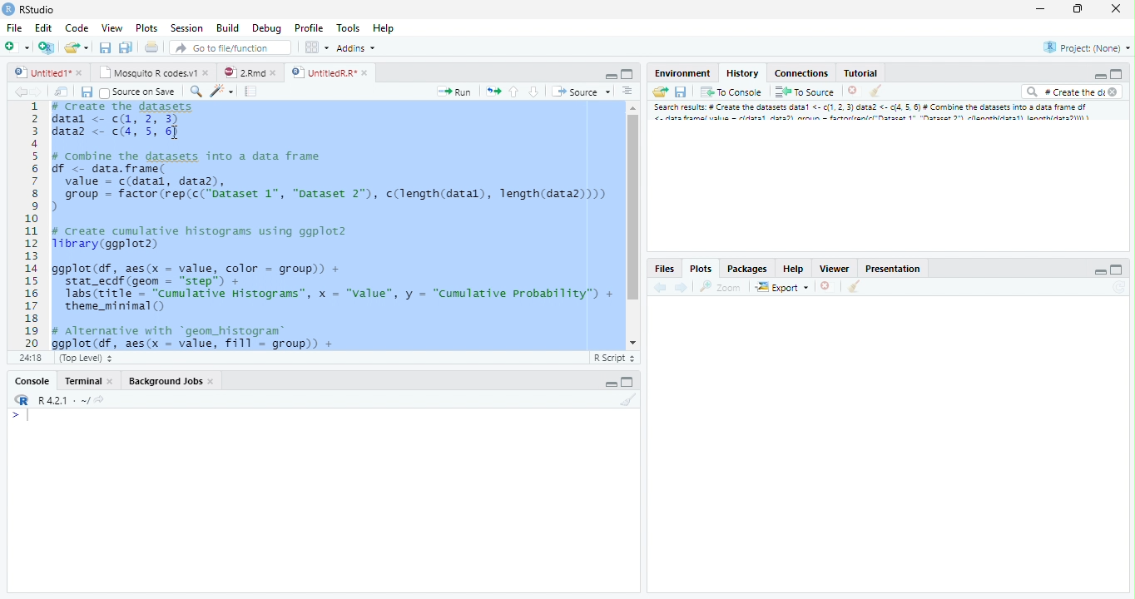  I want to click on Go to the previous section, so click(515, 94).